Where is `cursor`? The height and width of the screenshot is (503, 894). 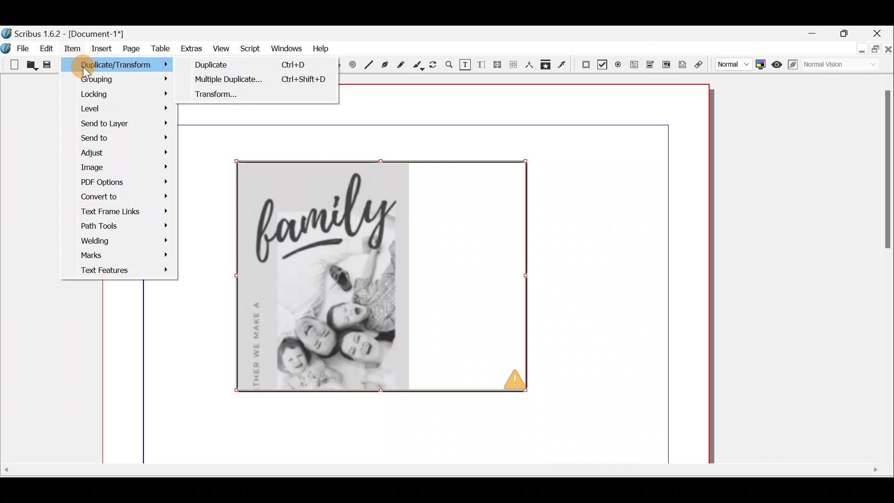 cursor is located at coordinates (86, 73).